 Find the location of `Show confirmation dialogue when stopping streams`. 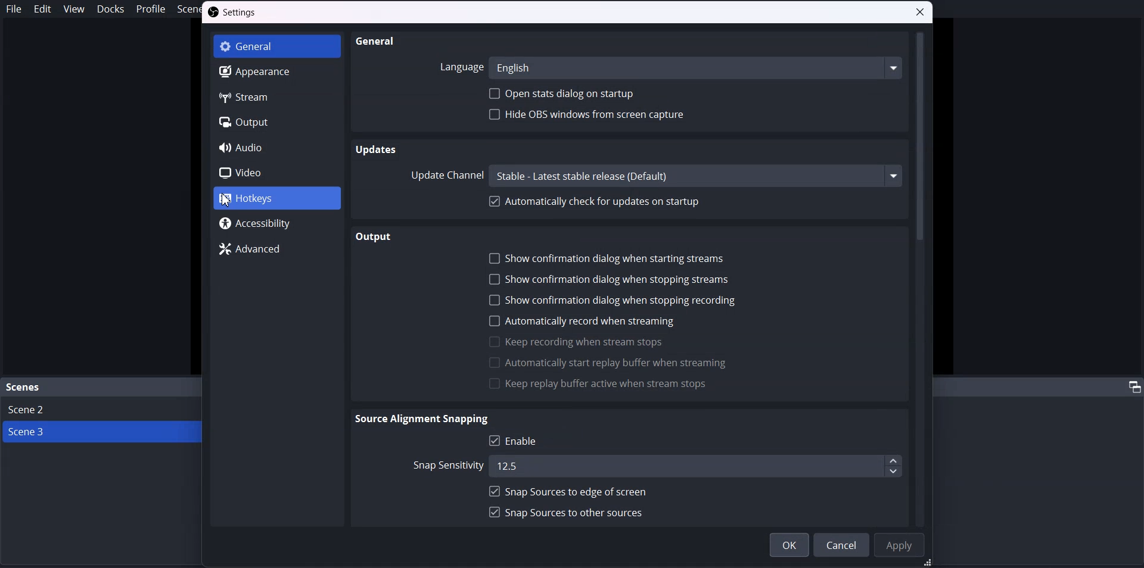

Show confirmation dialogue when stopping streams is located at coordinates (610, 279).